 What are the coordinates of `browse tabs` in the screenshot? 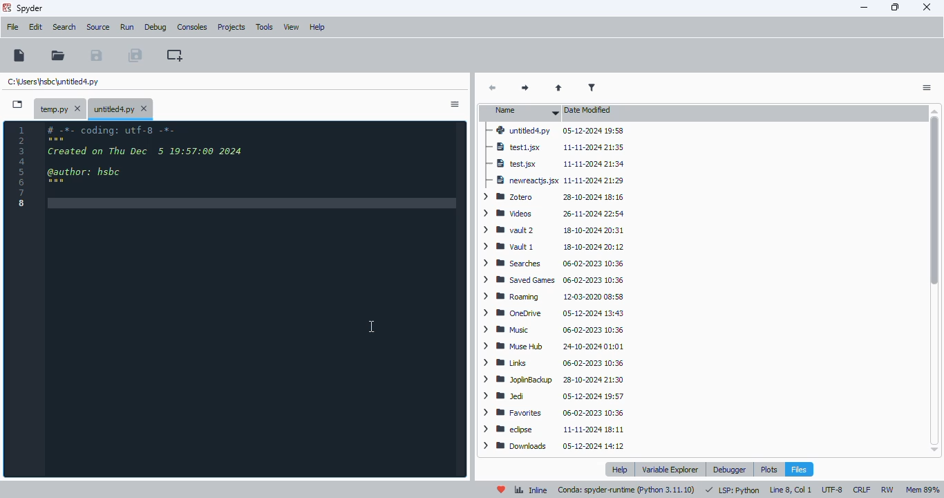 It's located at (17, 105).